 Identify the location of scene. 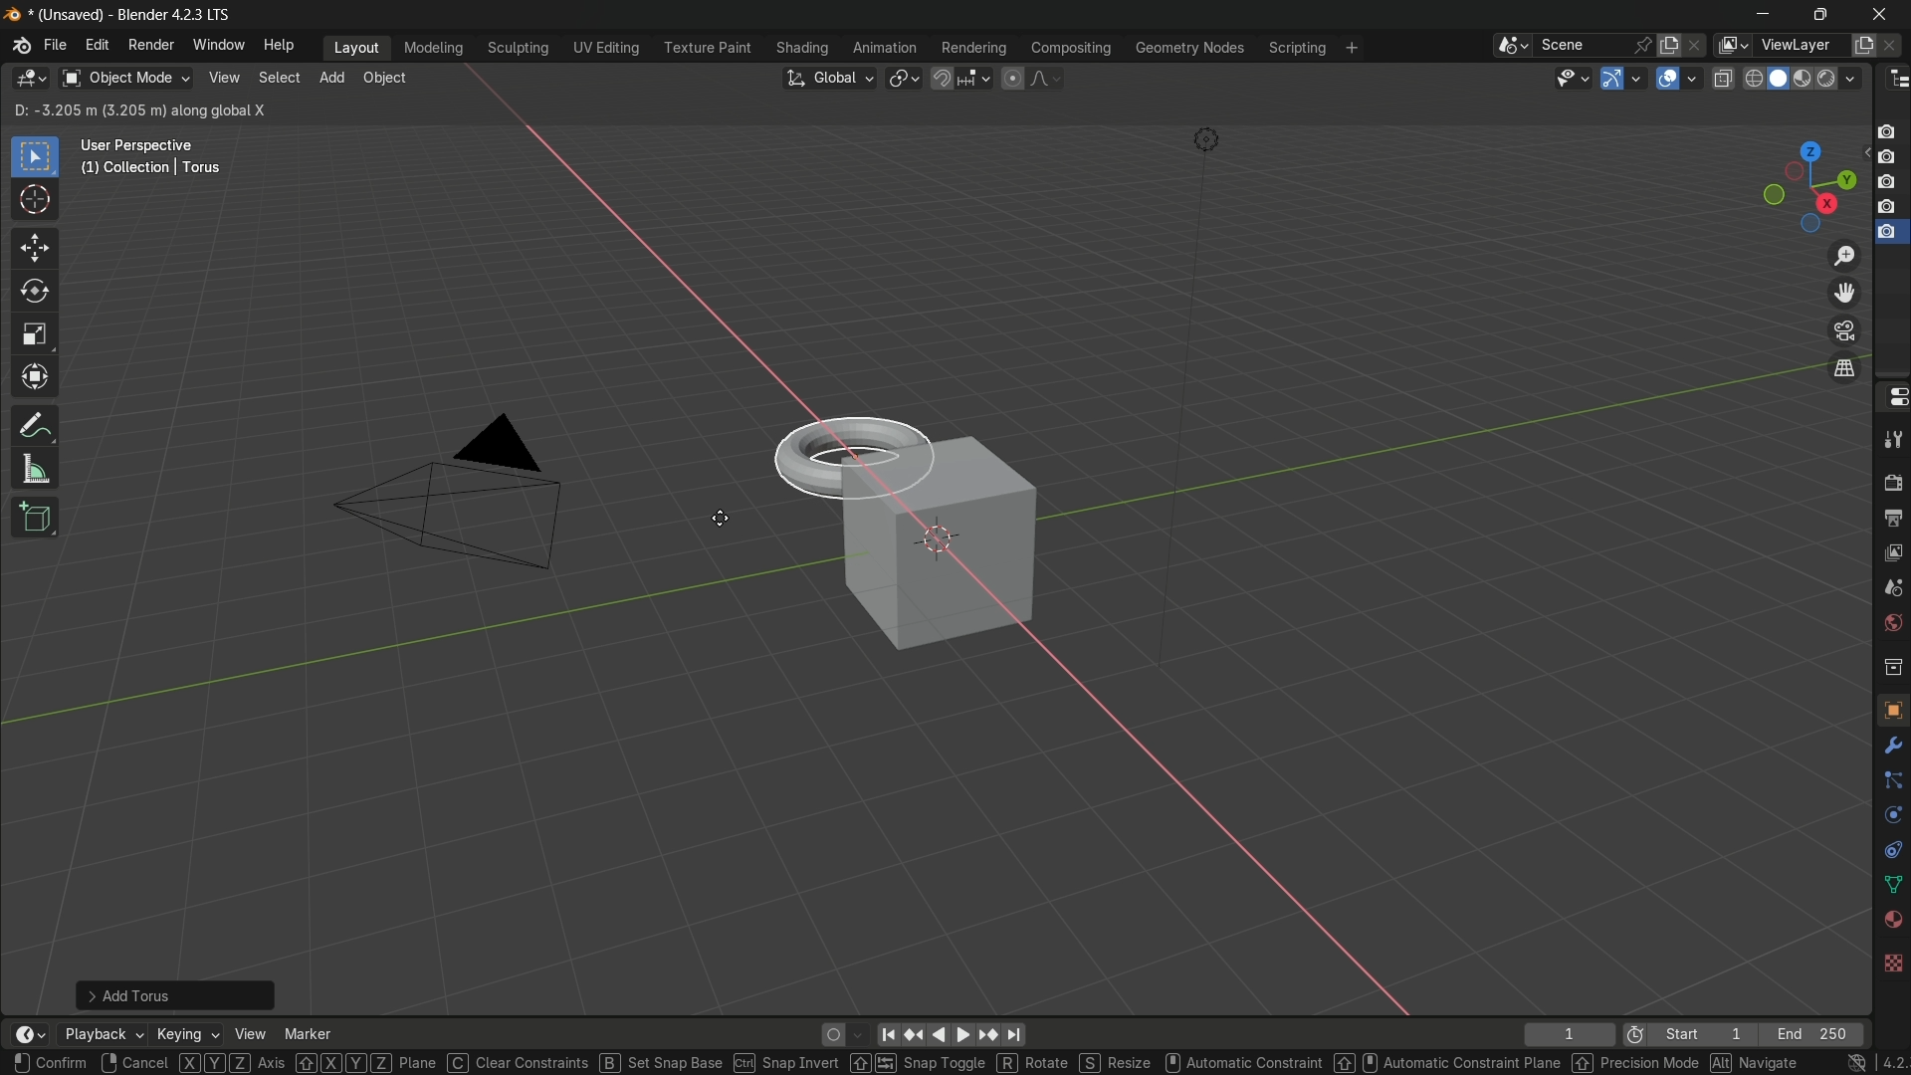
(1581, 45).